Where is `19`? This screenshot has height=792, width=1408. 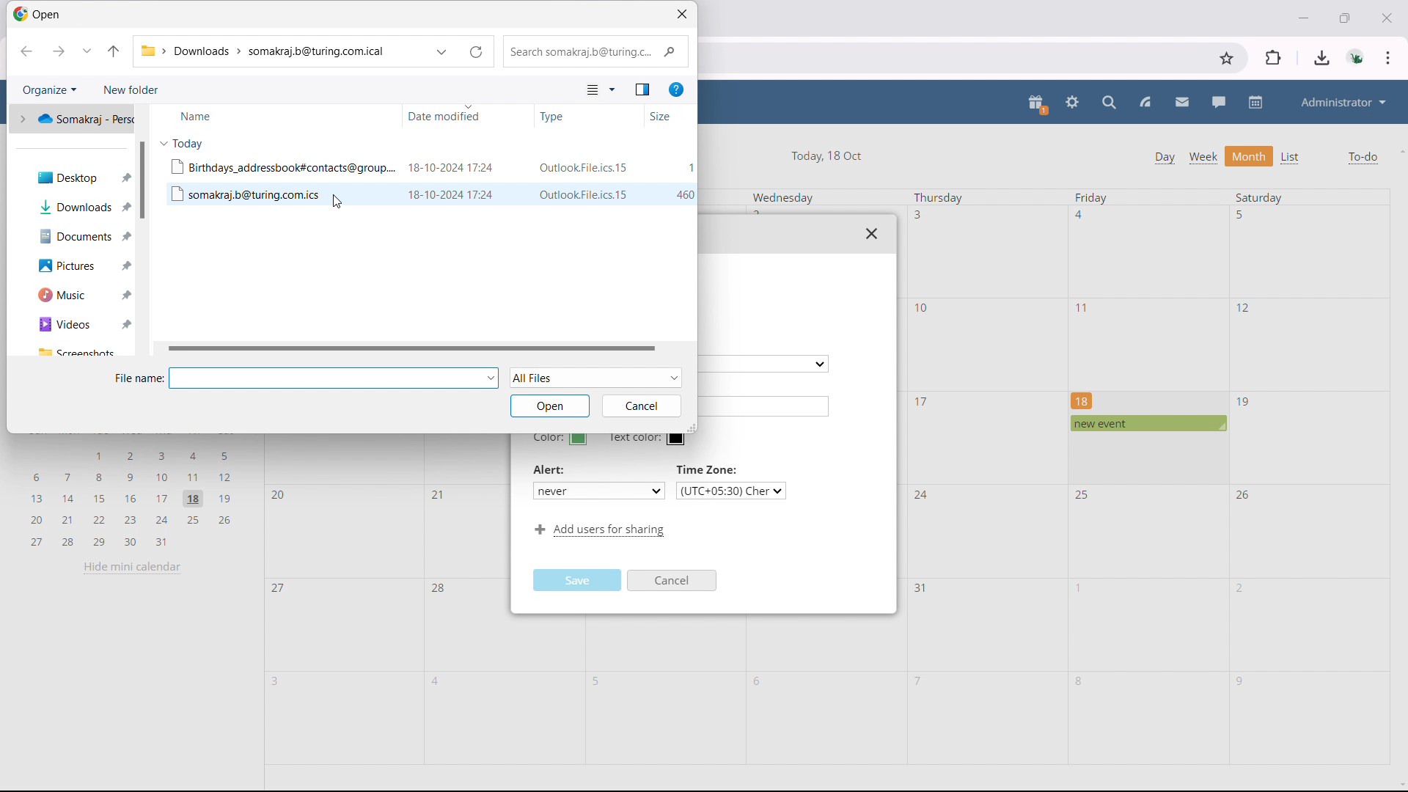 19 is located at coordinates (1244, 403).